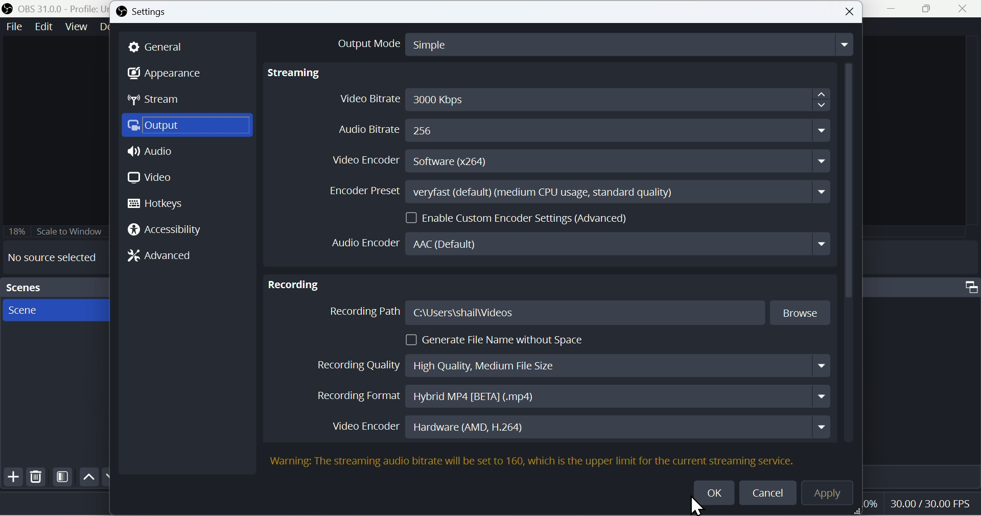 Image resolution: width=981 pixels, height=516 pixels. I want to click on Mouse, so click(698, 506).